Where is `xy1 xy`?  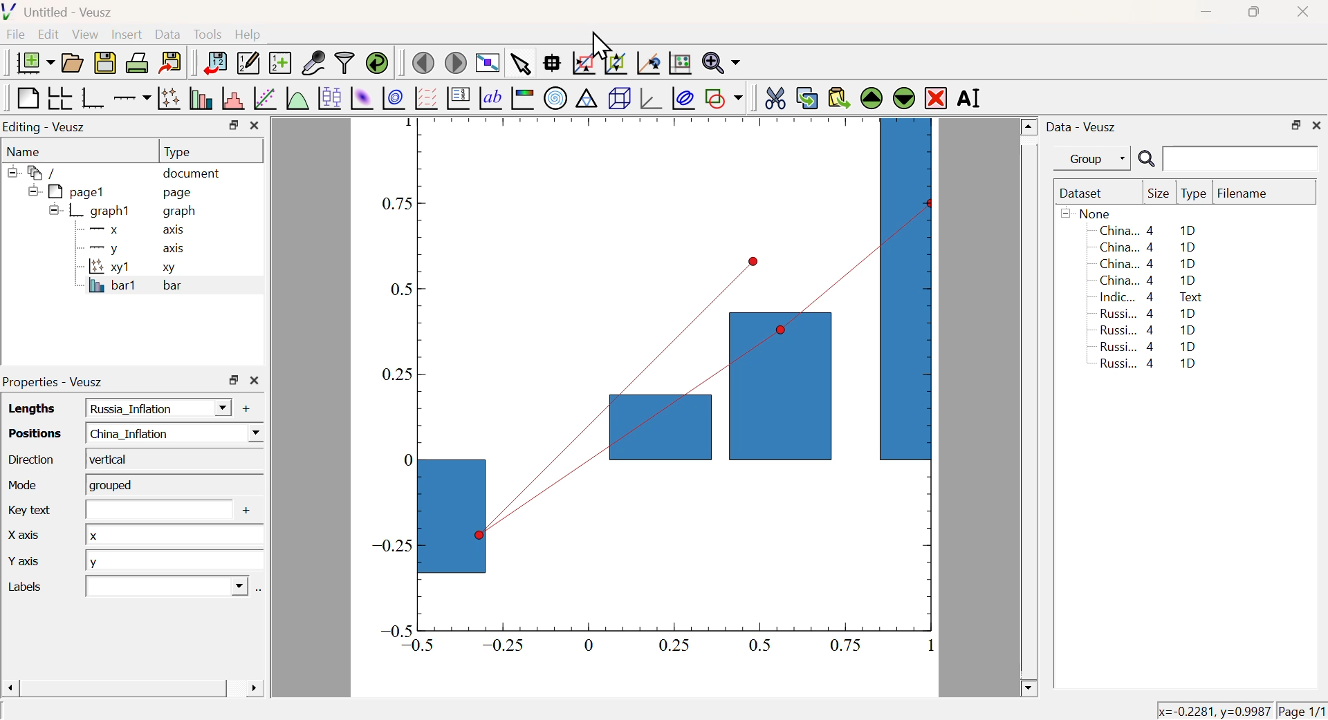
xy1 xy is located at coordinates (129, 267).